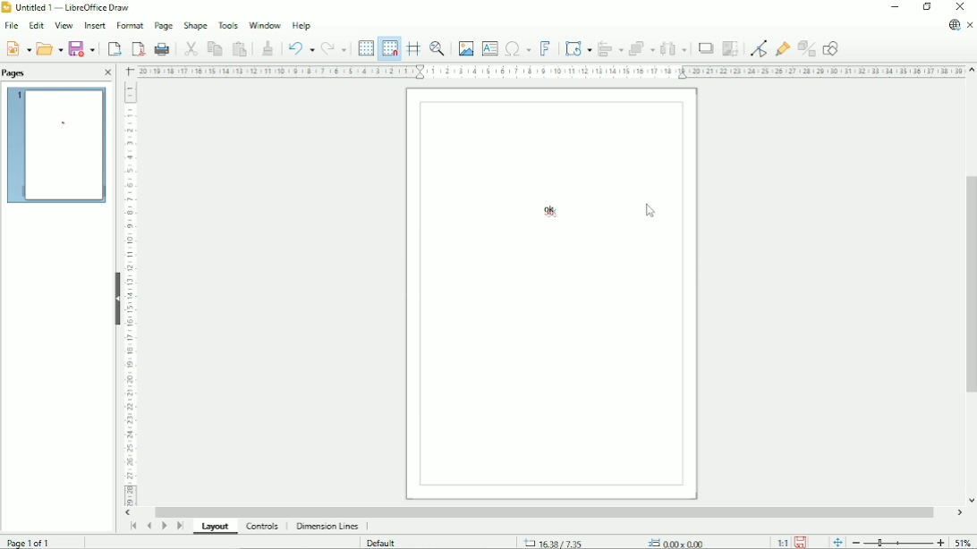  What do you see at coordinates (549, 71) in the screenshot?
I see `Horizontal scale` at bounding box center [549, 71].